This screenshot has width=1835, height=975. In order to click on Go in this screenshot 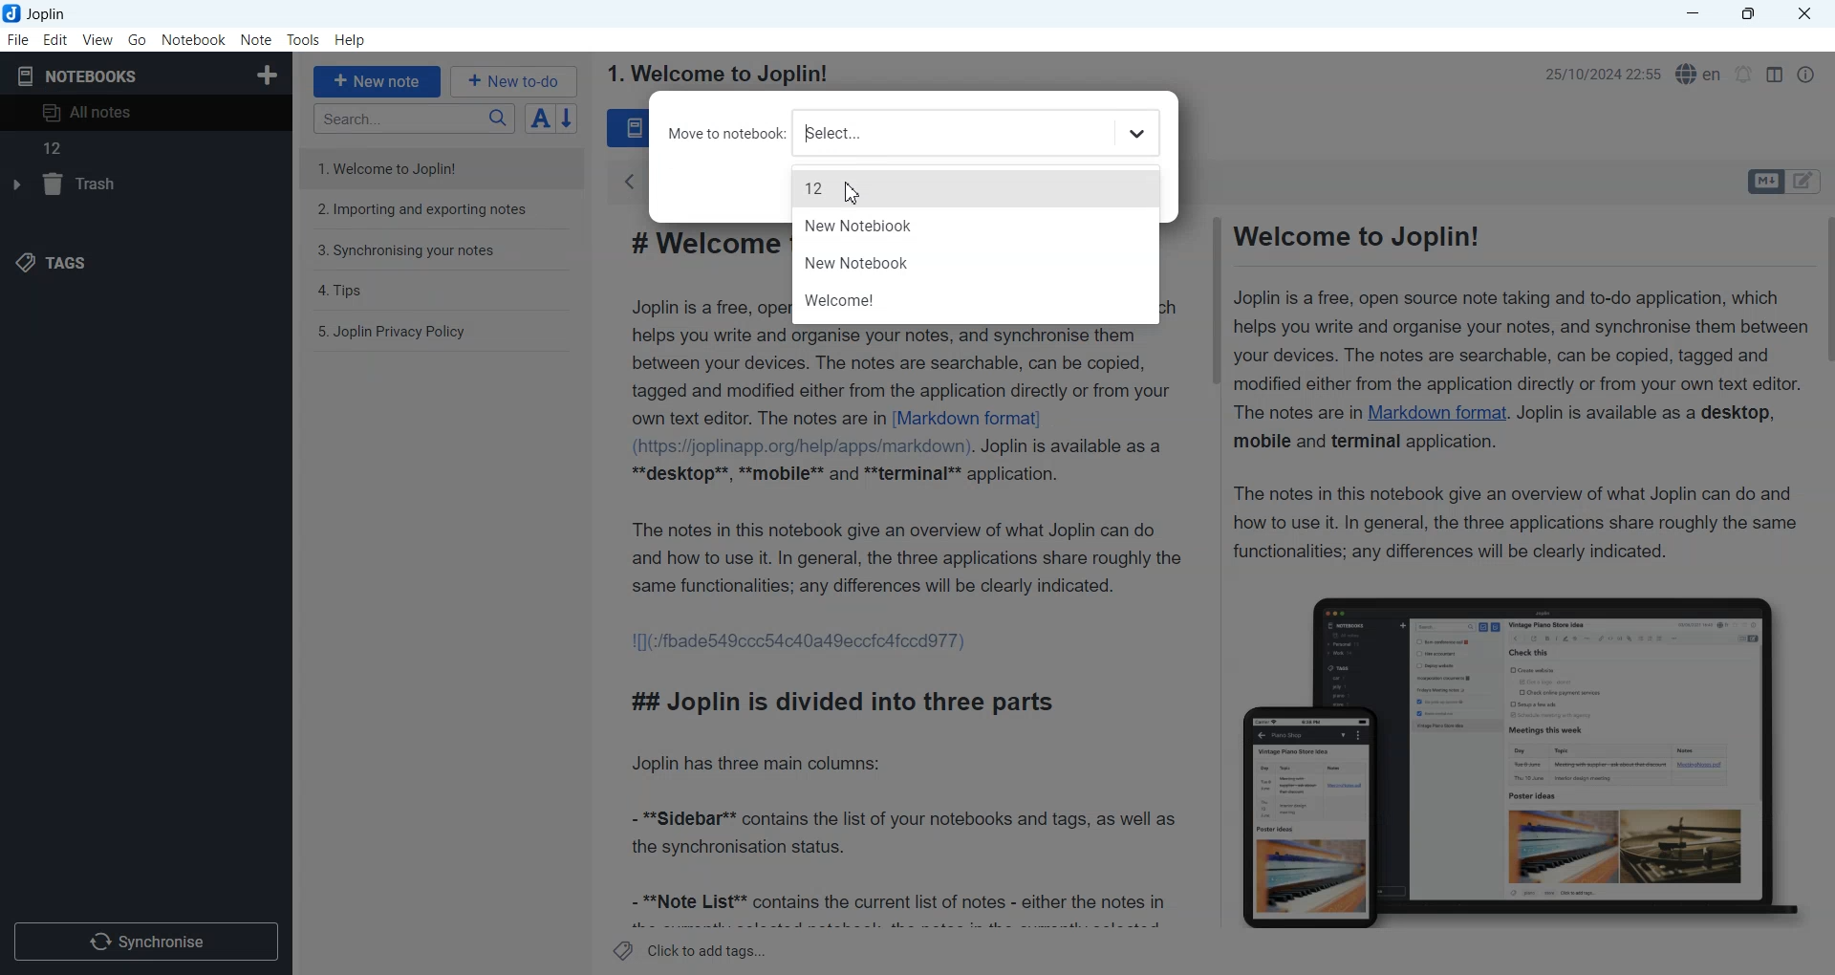, I will do `click(139, 39)`.